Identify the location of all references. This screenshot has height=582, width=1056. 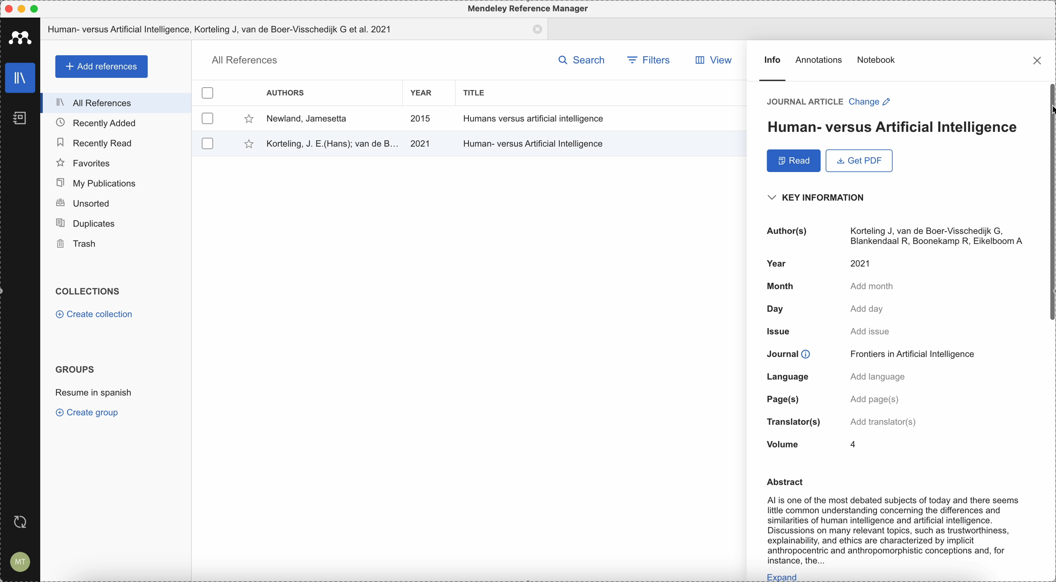
(243, 60).